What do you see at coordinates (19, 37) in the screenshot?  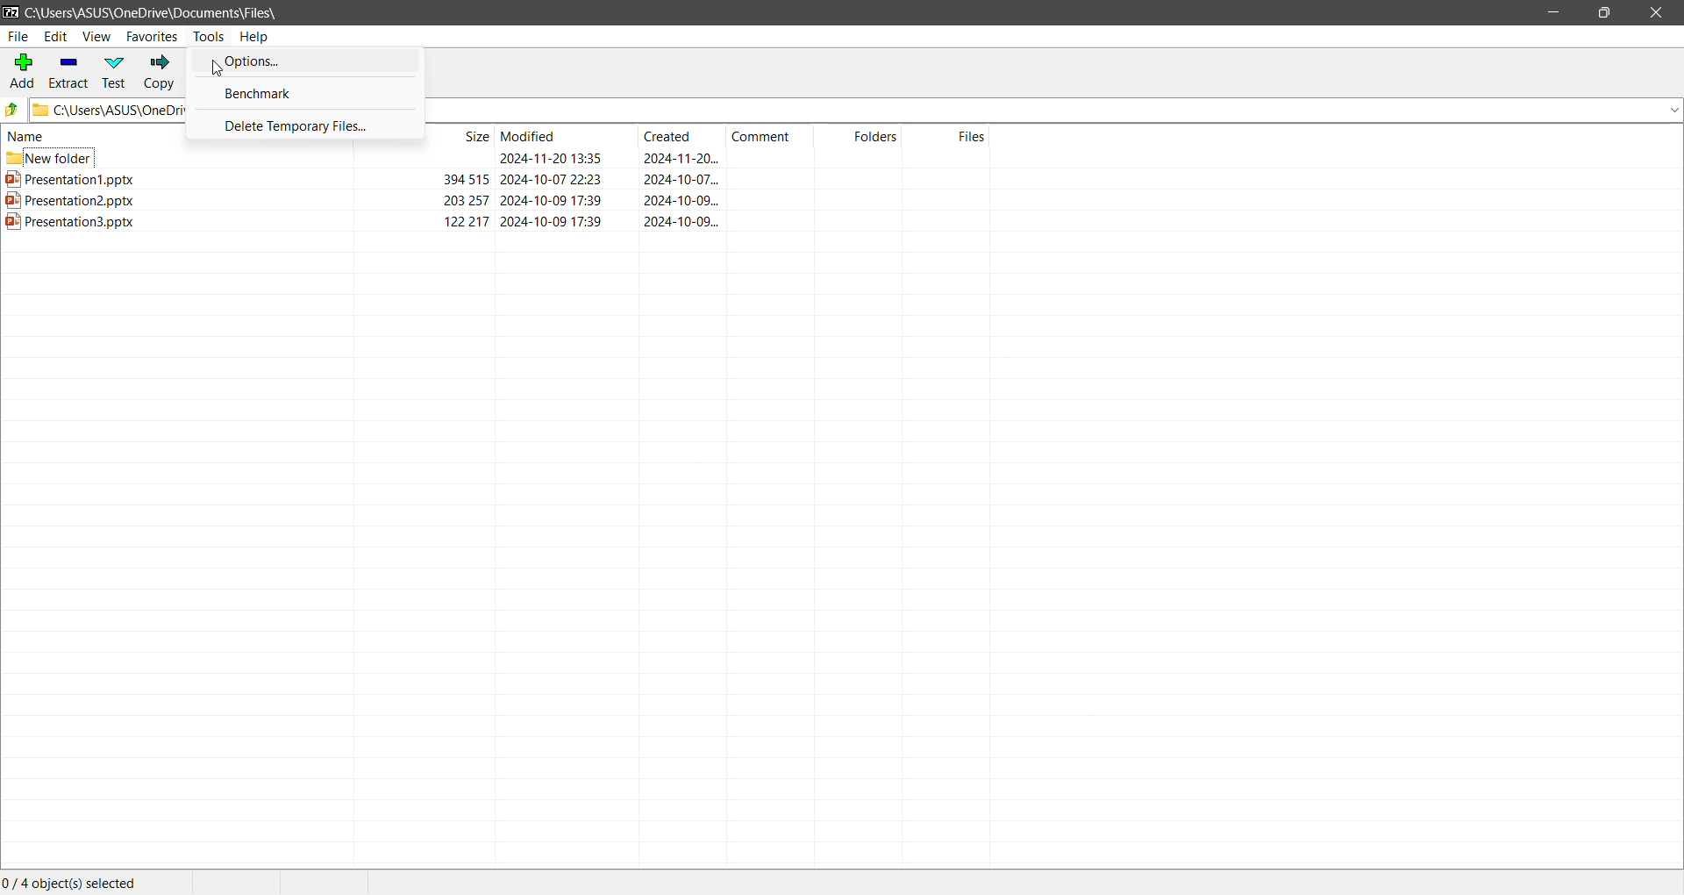 I see `File` at bounding box center [19, 37].